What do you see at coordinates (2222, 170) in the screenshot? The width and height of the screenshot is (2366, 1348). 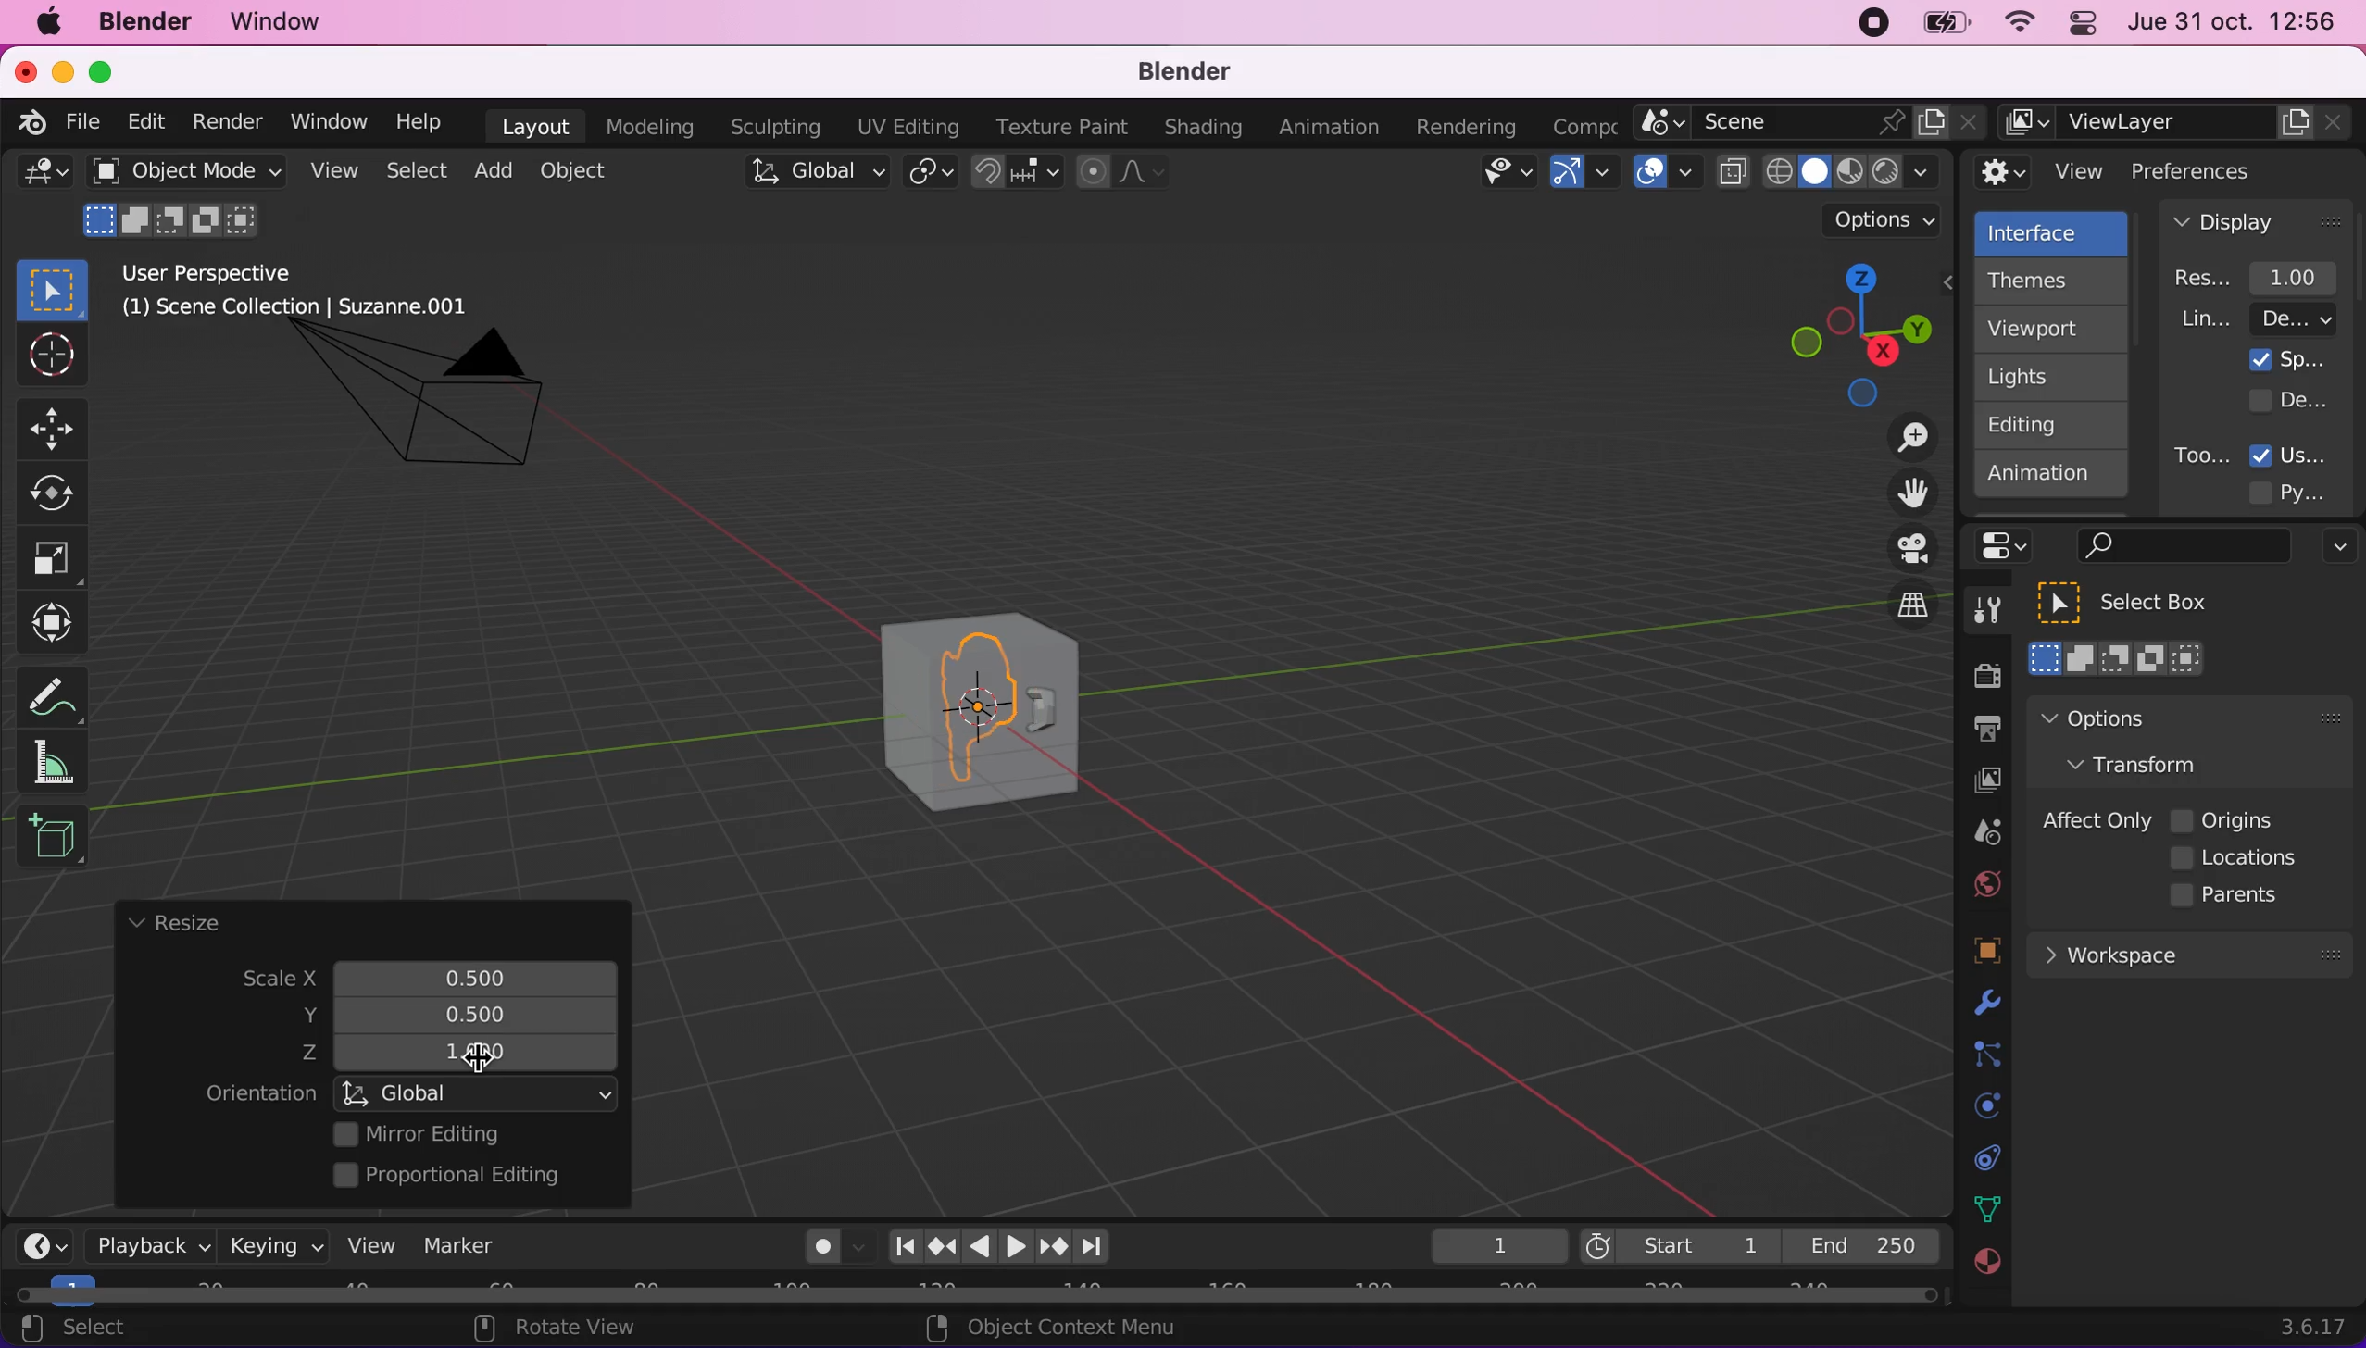 I see `preferences` at bounding box center [2222, 170].